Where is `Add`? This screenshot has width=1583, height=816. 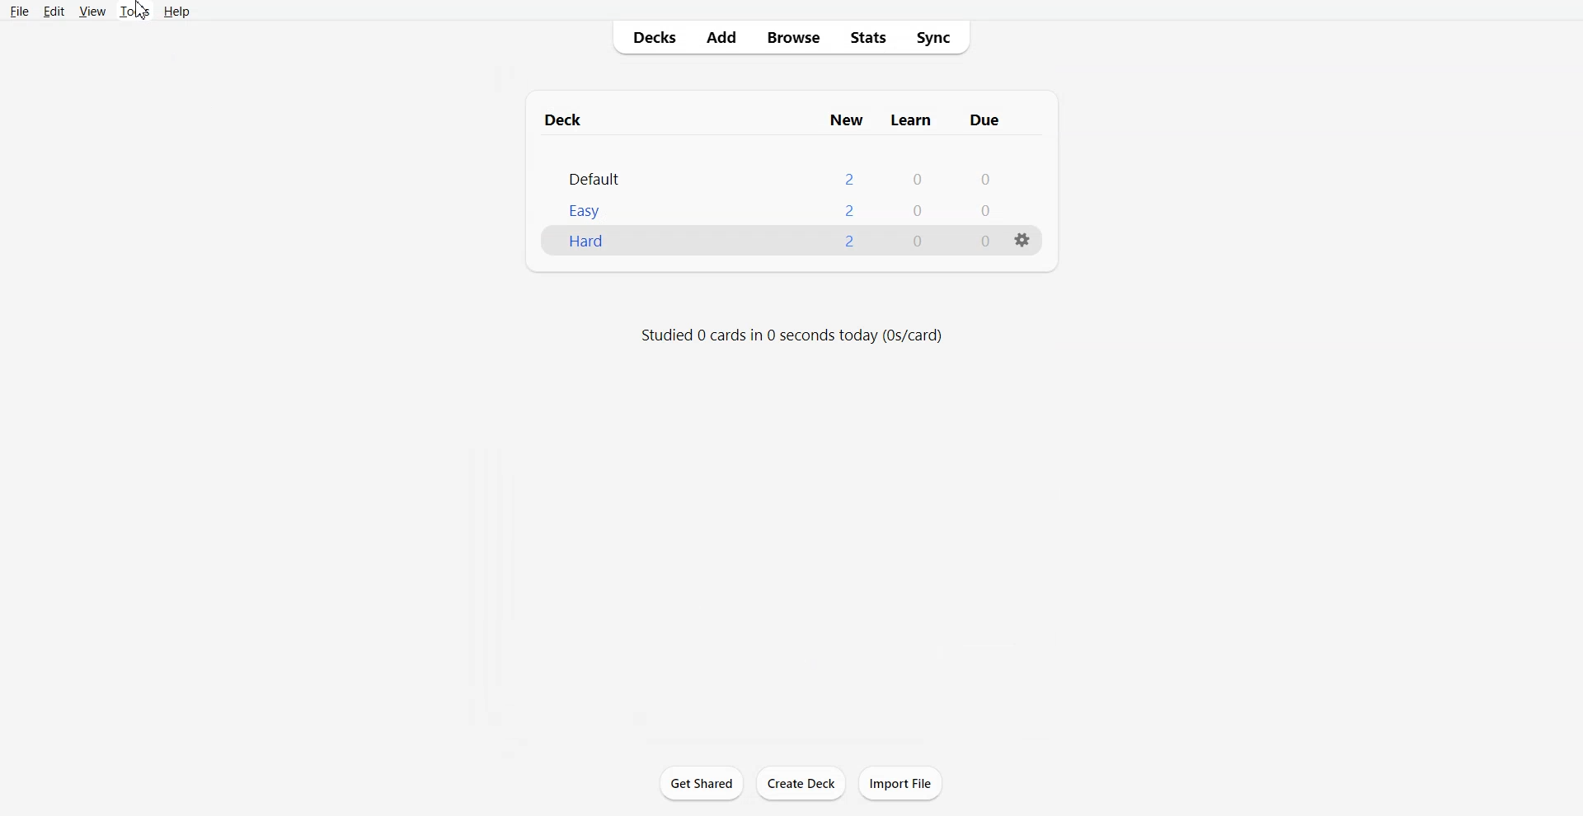 Add is located at coordinates (720, 37).